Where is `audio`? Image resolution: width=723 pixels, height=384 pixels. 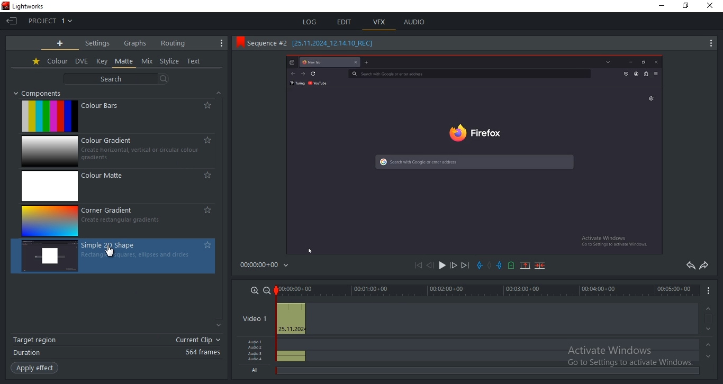
audio is located at coordinates (290, 350).